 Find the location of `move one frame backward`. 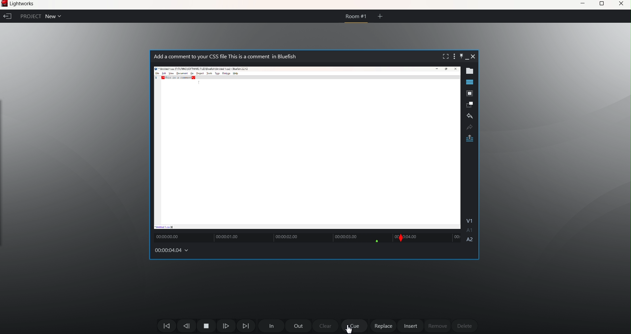

move one frame backward is located at coordinates (186, 326).